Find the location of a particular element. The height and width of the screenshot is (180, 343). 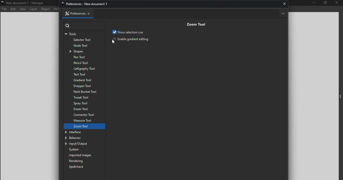

Shapes is located at coordinates (78, 51).